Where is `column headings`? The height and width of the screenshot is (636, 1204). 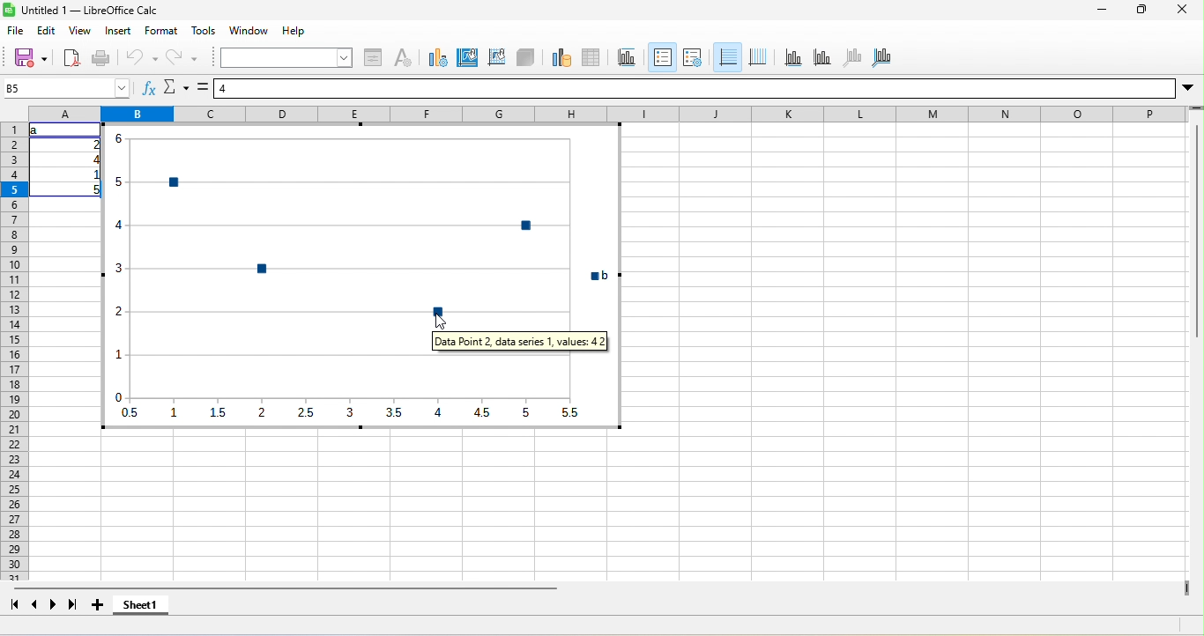 column headings is located at coordinates (608, 114).